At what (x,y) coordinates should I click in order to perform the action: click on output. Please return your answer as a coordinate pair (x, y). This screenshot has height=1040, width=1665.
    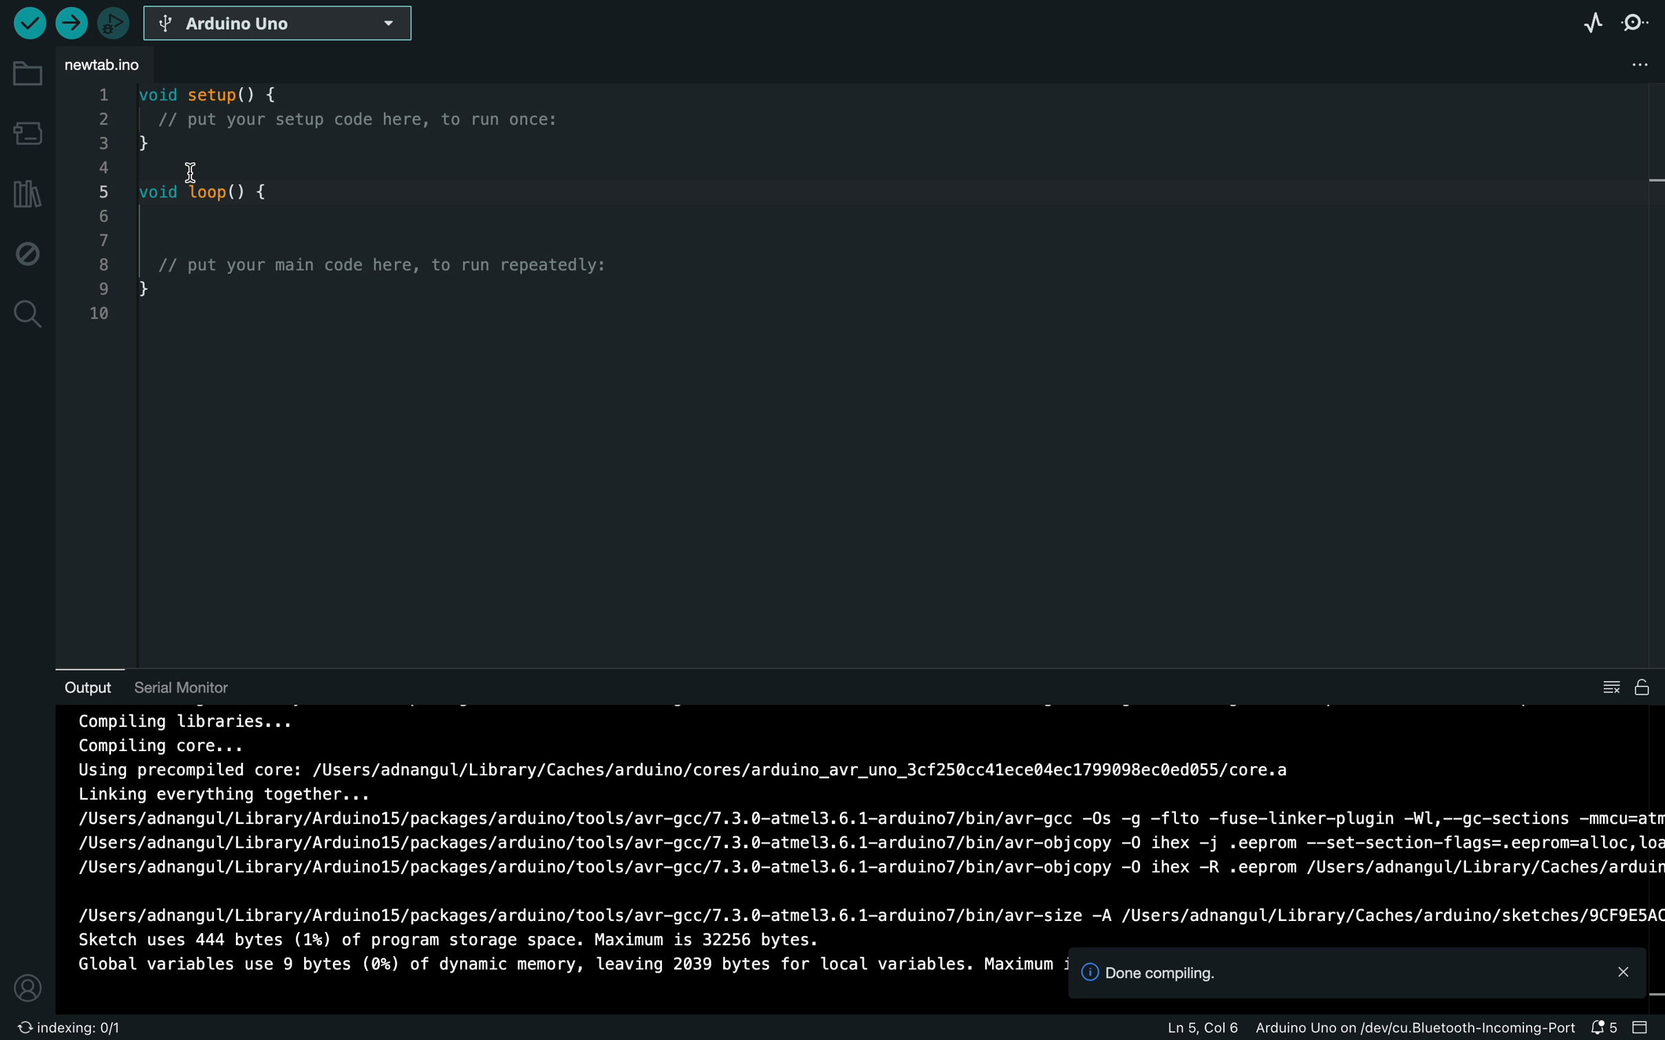
    Looking at the image, I should click on (77, 686).